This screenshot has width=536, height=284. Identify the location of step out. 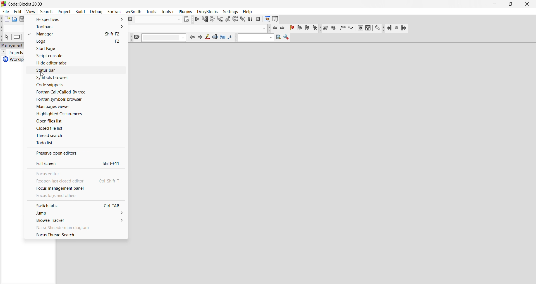
(228, 20).